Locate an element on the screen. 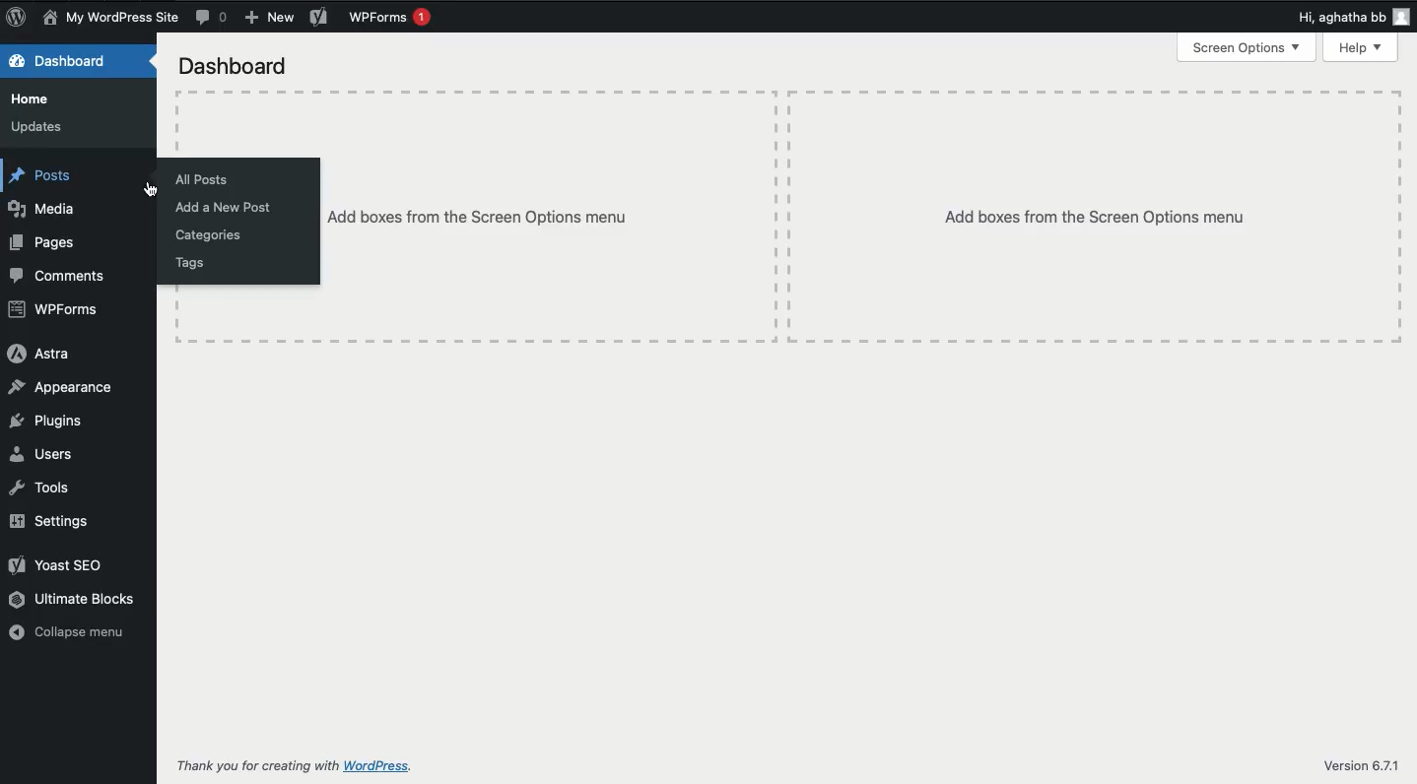 This screenshot has height=784, width=1417. Astra is located at coordinates (43, 356).